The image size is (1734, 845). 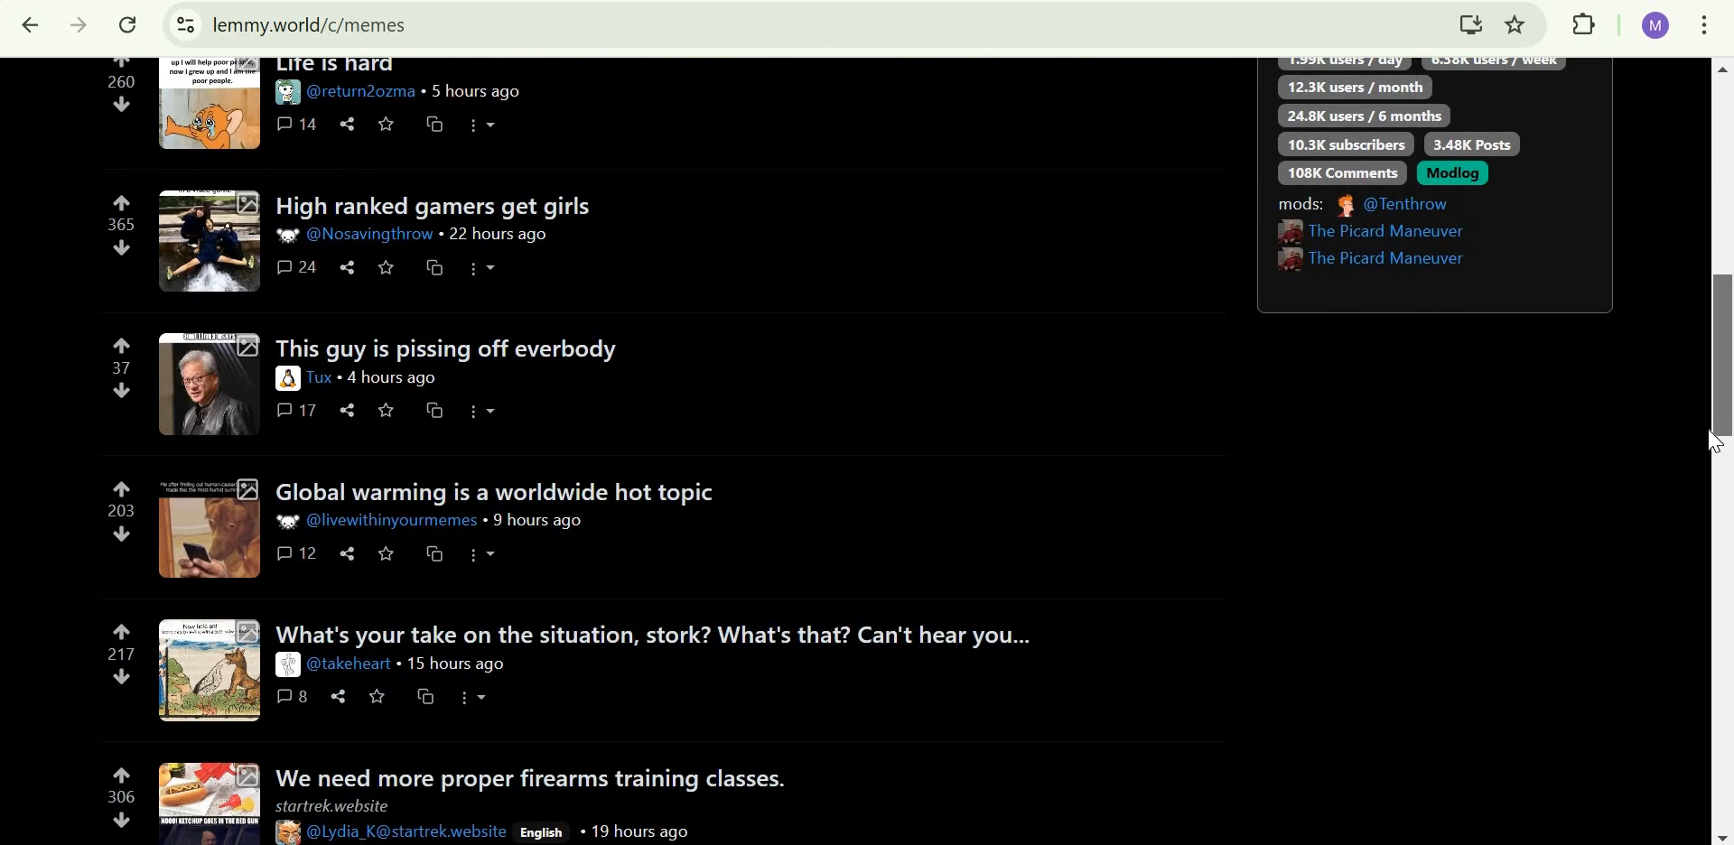 What do you see at coordinates (471, 91) in the screenshot?
I see `5 hours ago` at bounding box center [471, 91].